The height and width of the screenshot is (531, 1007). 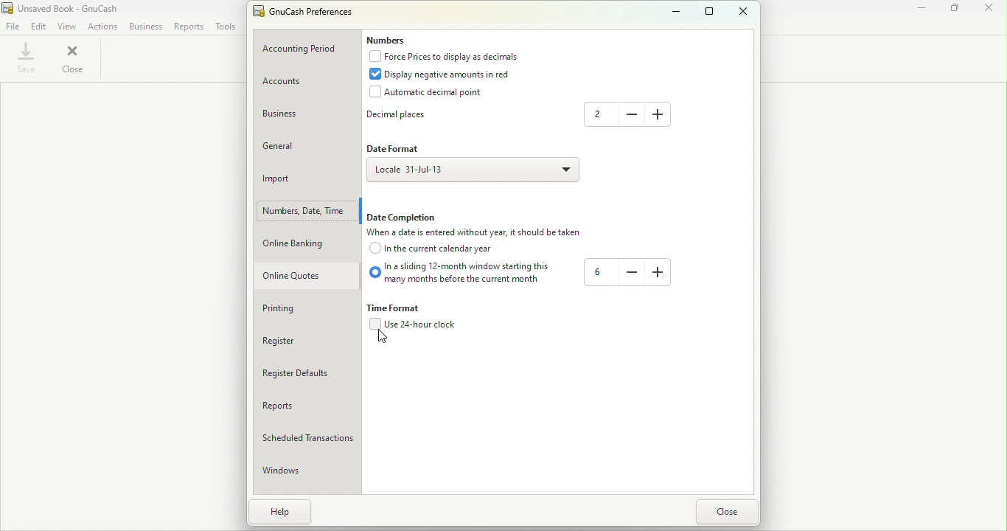 What do you see at coordinates (628, 273) in the screenshot?
I see `-` at bounding box center [628, 273].